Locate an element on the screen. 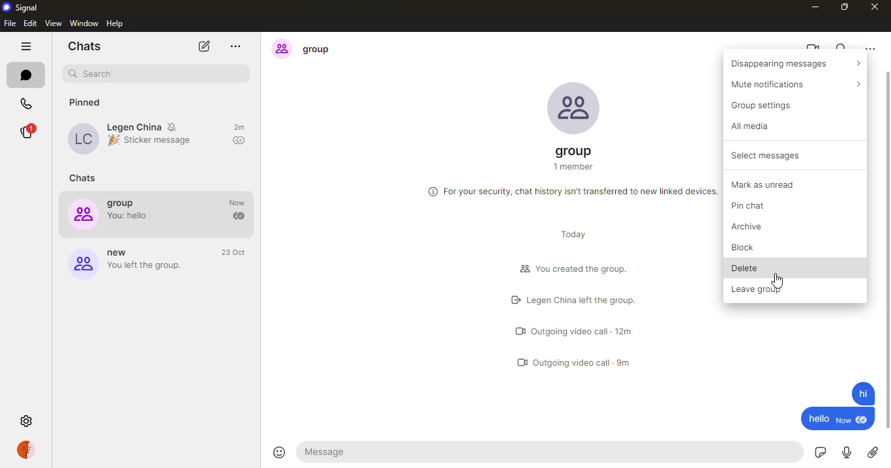  group is located at coordinates (575, 150).